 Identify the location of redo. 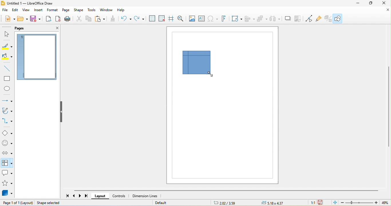
(140, 19).